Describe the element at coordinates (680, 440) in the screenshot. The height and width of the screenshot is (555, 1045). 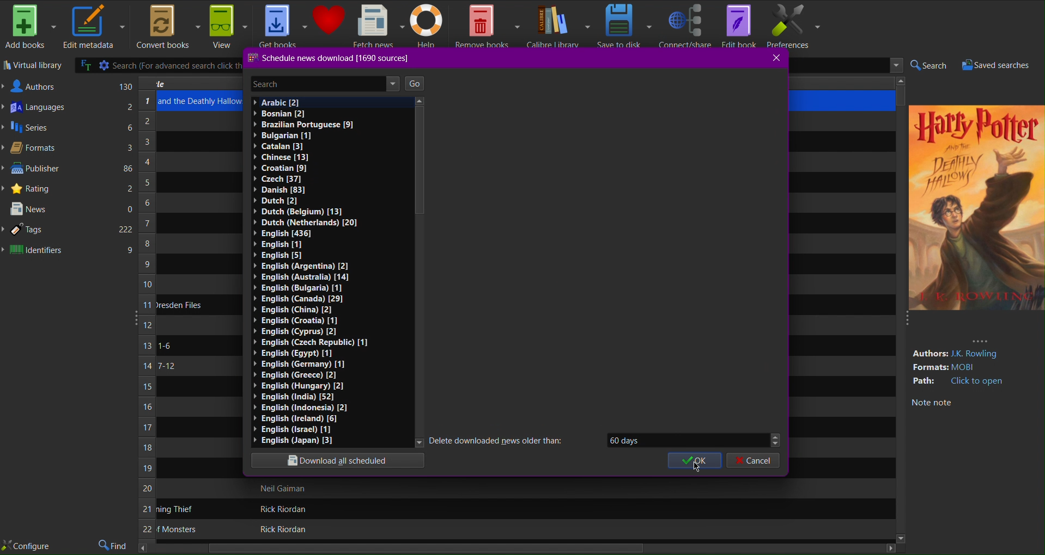
I see `60 days` at that location.